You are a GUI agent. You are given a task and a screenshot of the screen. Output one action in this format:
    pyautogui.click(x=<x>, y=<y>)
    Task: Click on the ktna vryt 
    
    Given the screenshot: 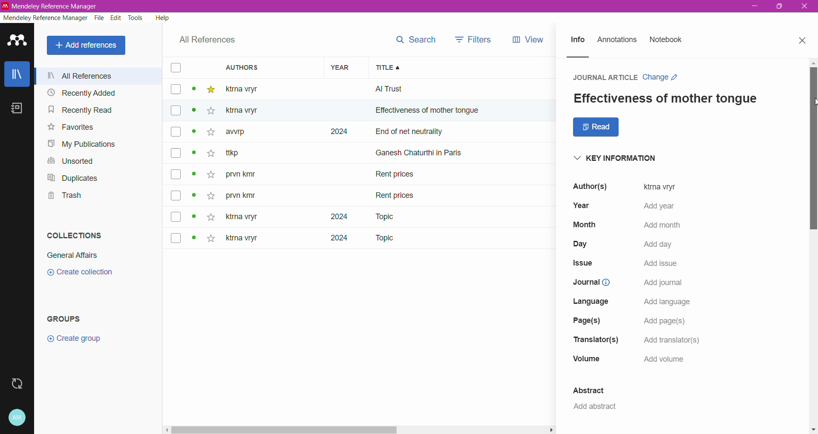 What is the action you would take?
    pyautogui.click(x=240, y=217)
    